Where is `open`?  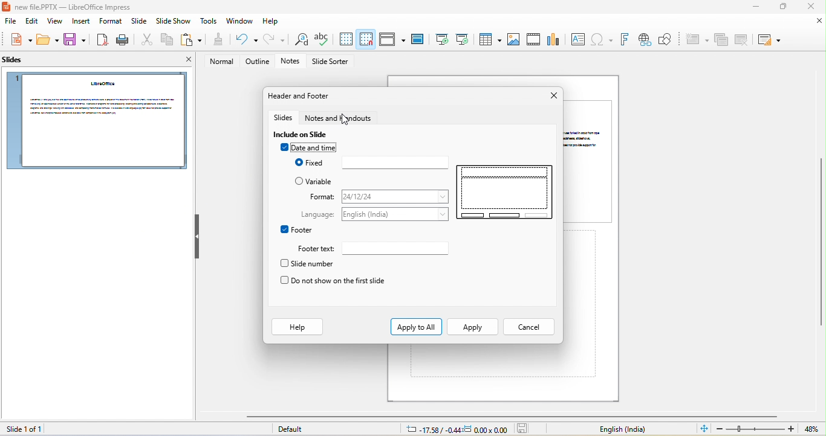
open is located at coordinates (48, 40).